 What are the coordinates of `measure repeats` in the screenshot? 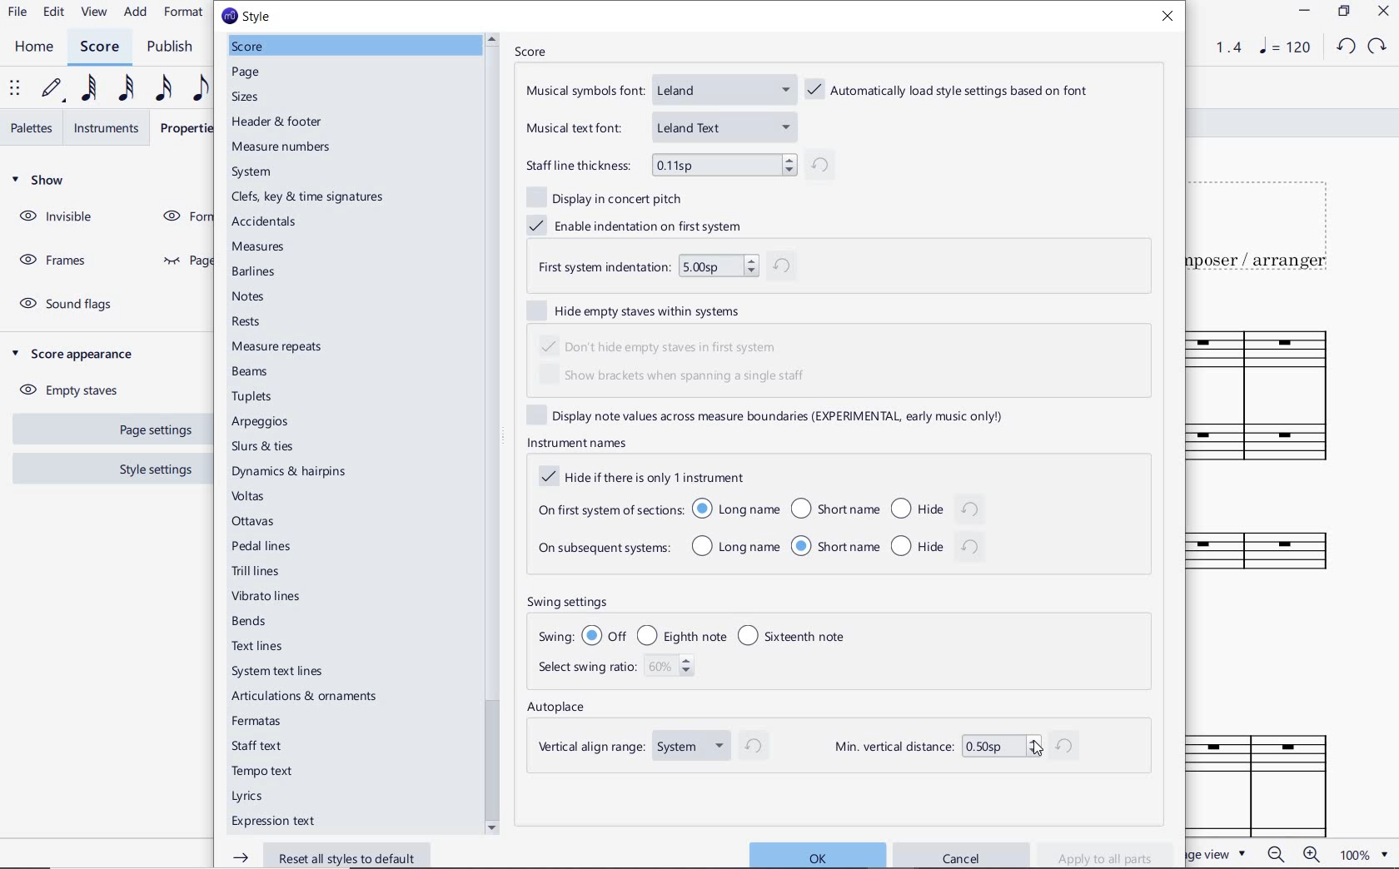 It's located at (276, 346).